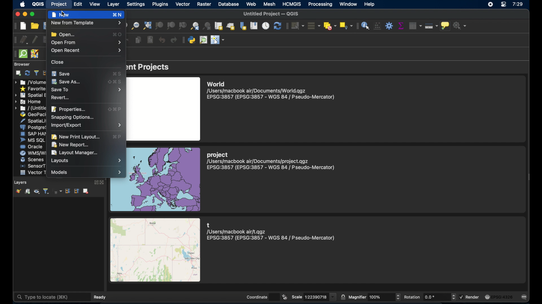  What do you see at coordinates (76, 152) in the screenshot?
I see `layout manager` at bounding box center [76, 152].